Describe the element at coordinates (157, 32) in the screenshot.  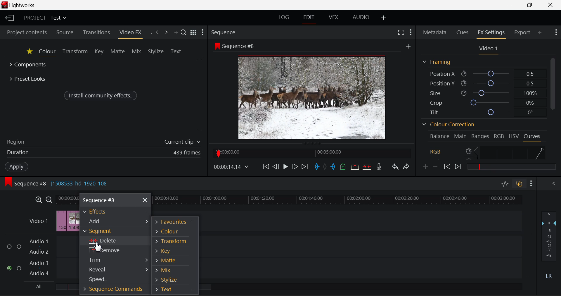
I see `Previous Panel` at that location.